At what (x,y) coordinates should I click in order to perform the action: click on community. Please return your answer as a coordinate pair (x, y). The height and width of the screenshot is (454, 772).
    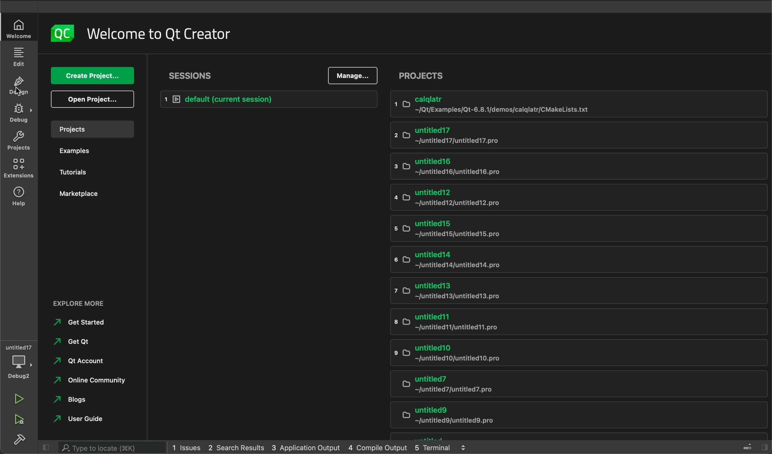
    Looking at the image, I should click on (86, 380).